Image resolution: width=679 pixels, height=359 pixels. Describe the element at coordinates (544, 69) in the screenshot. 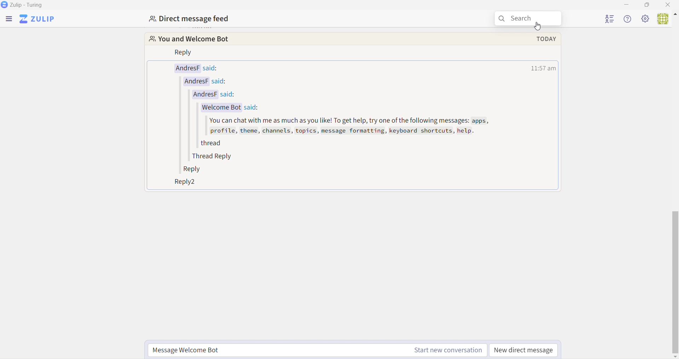

I see `11:57 am |` at that location.